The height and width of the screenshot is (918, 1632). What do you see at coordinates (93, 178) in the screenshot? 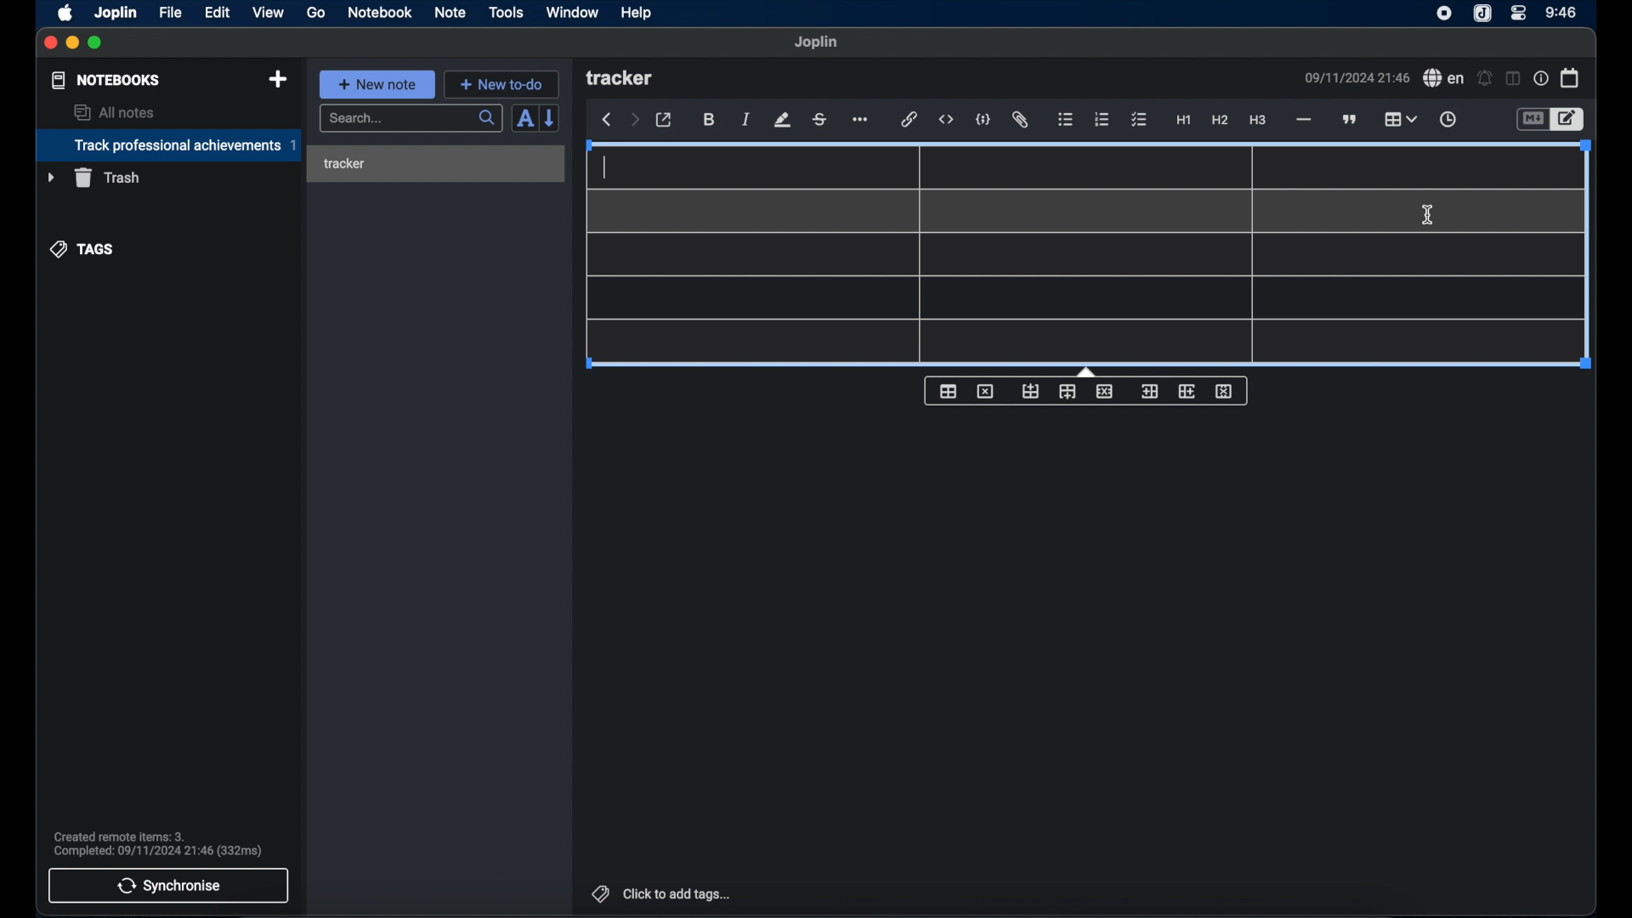
I see `trash` at bounding box center [93, 178].